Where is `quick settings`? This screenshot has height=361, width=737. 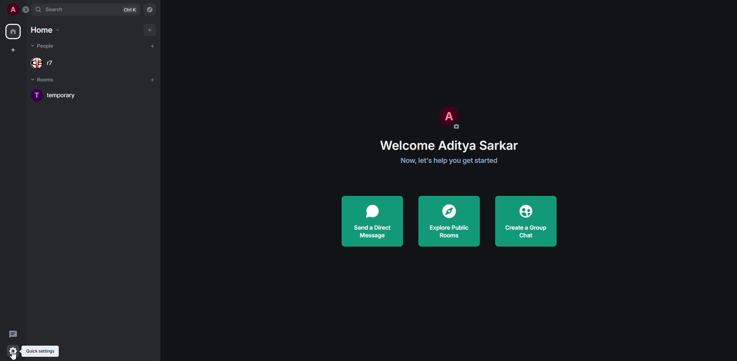
quick settings is located at coordinates (42, 351).